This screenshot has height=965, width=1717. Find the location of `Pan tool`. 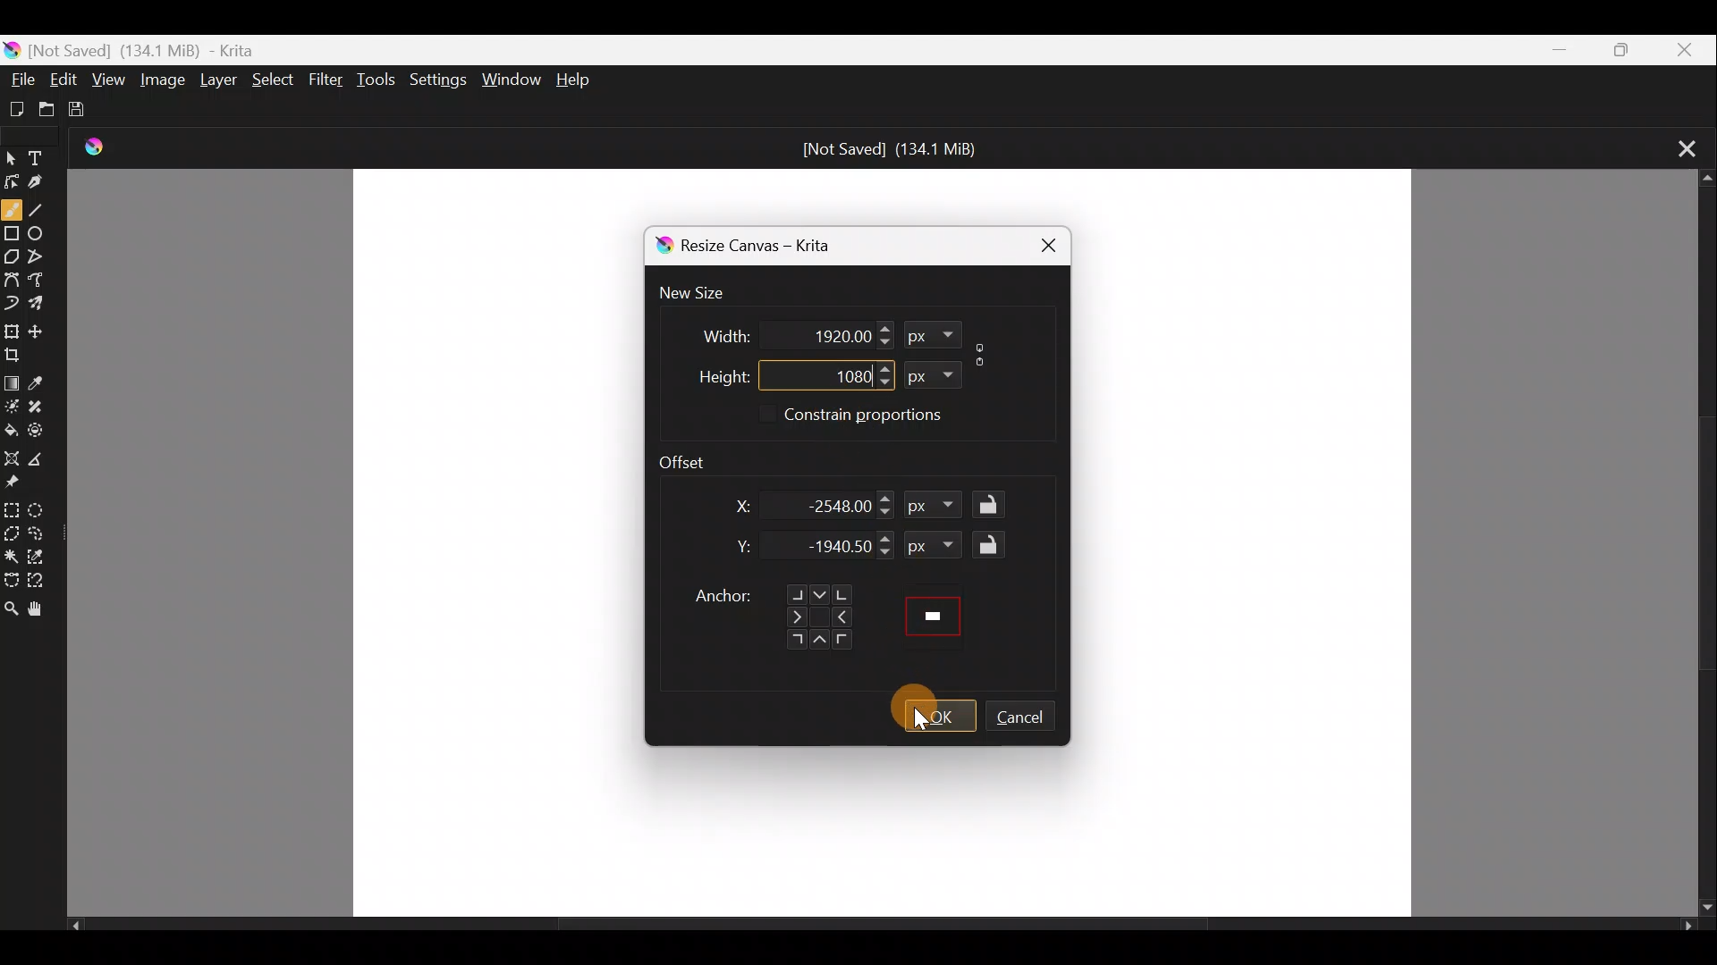

Pan tool is located at coordinates (39, 610).